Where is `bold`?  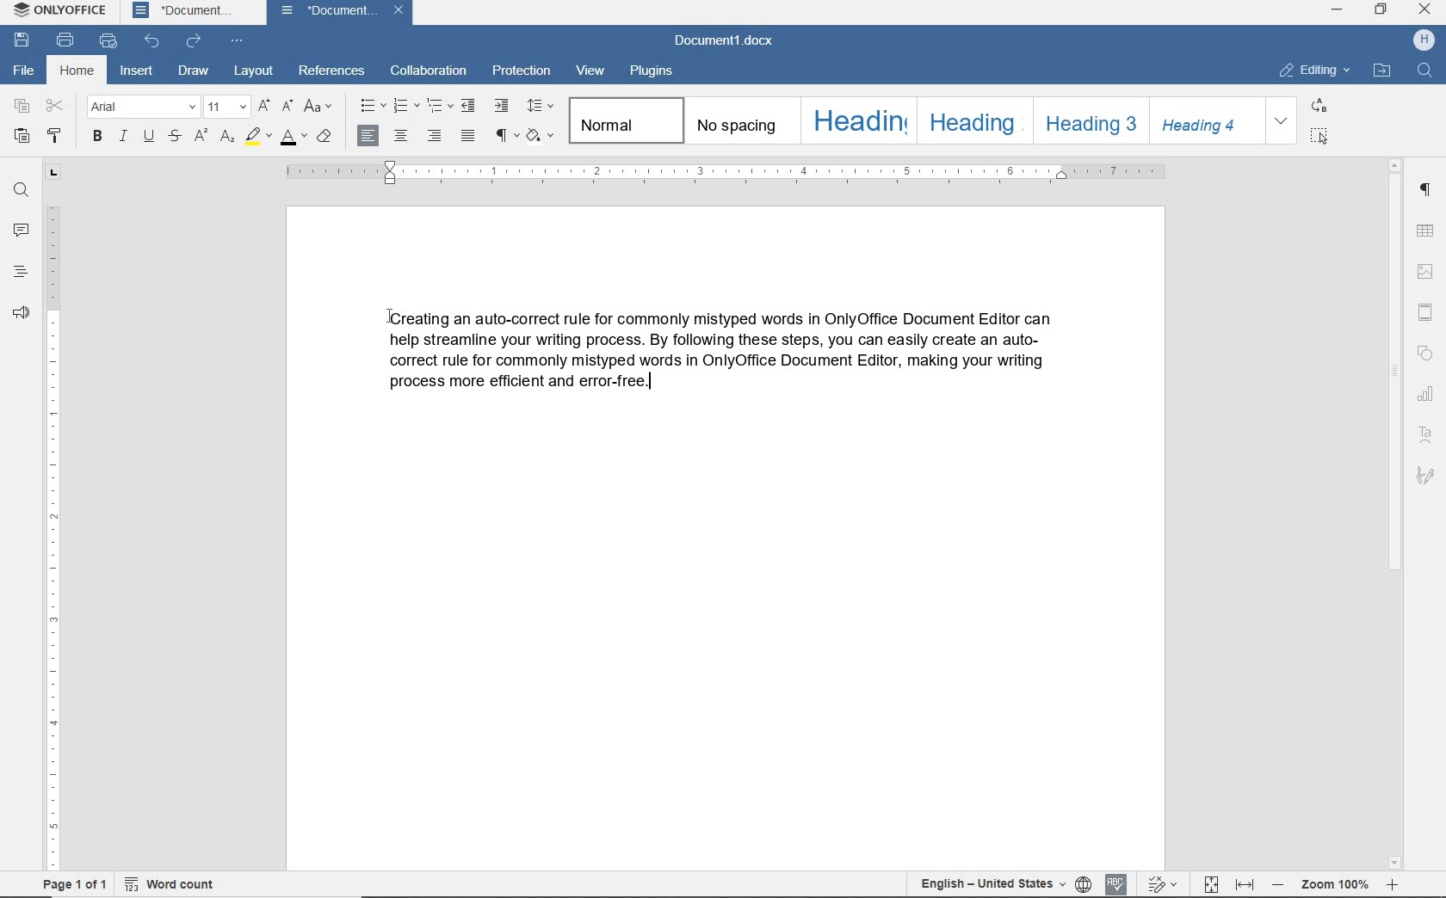
bold is located at coordinates (98, 137).